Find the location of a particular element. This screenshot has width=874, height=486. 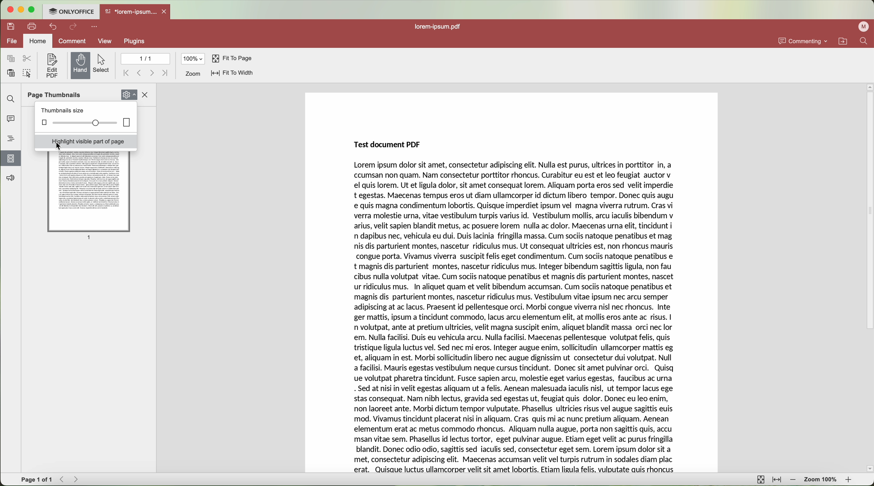

fit to page is located at coordinates (761, 479).